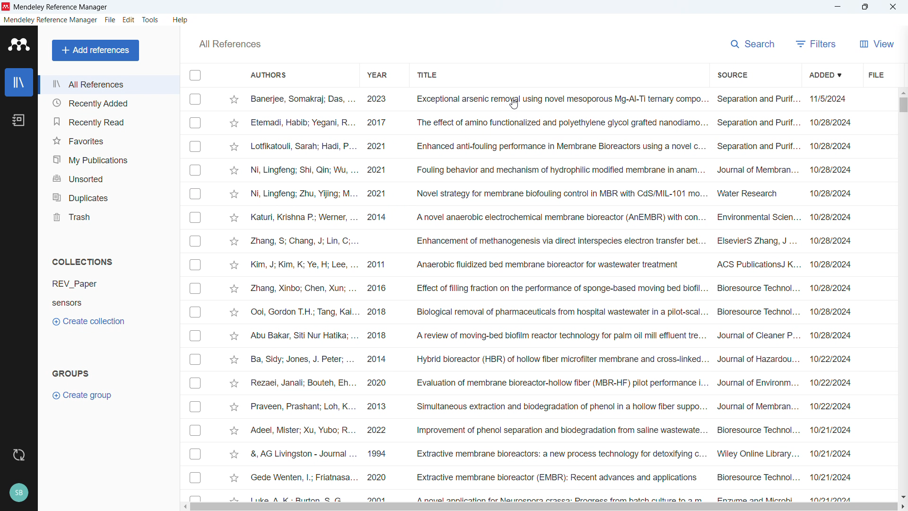 Image resolution: width=908 pixels, height=511 pixels. What do you see at coordinates (837, 406) in the screenshot?
I see `10/22/2024` at bounding box center [837, 406].